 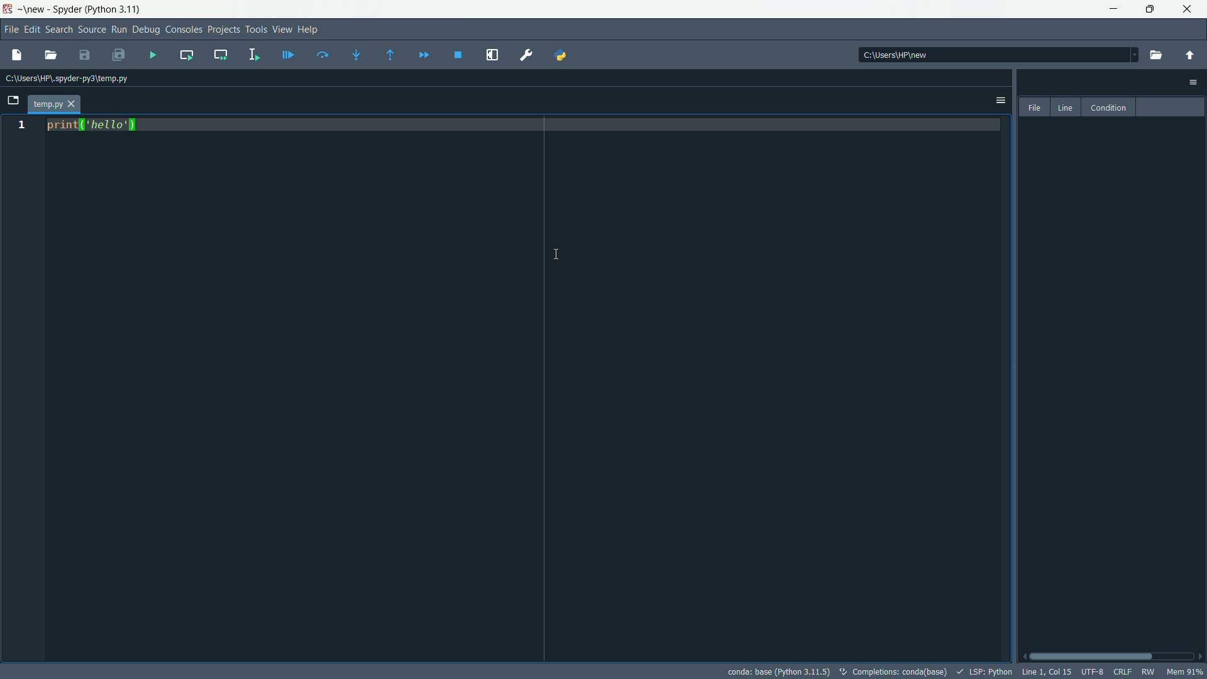 I want to click on run current file, so click(x=323, y=55).